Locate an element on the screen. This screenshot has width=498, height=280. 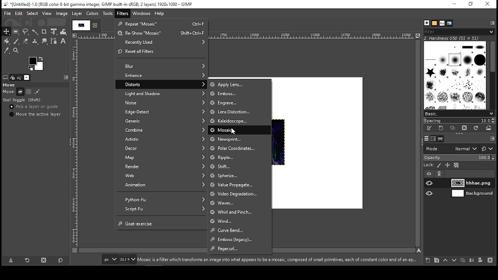
close window is located at coordinates (488, 4).